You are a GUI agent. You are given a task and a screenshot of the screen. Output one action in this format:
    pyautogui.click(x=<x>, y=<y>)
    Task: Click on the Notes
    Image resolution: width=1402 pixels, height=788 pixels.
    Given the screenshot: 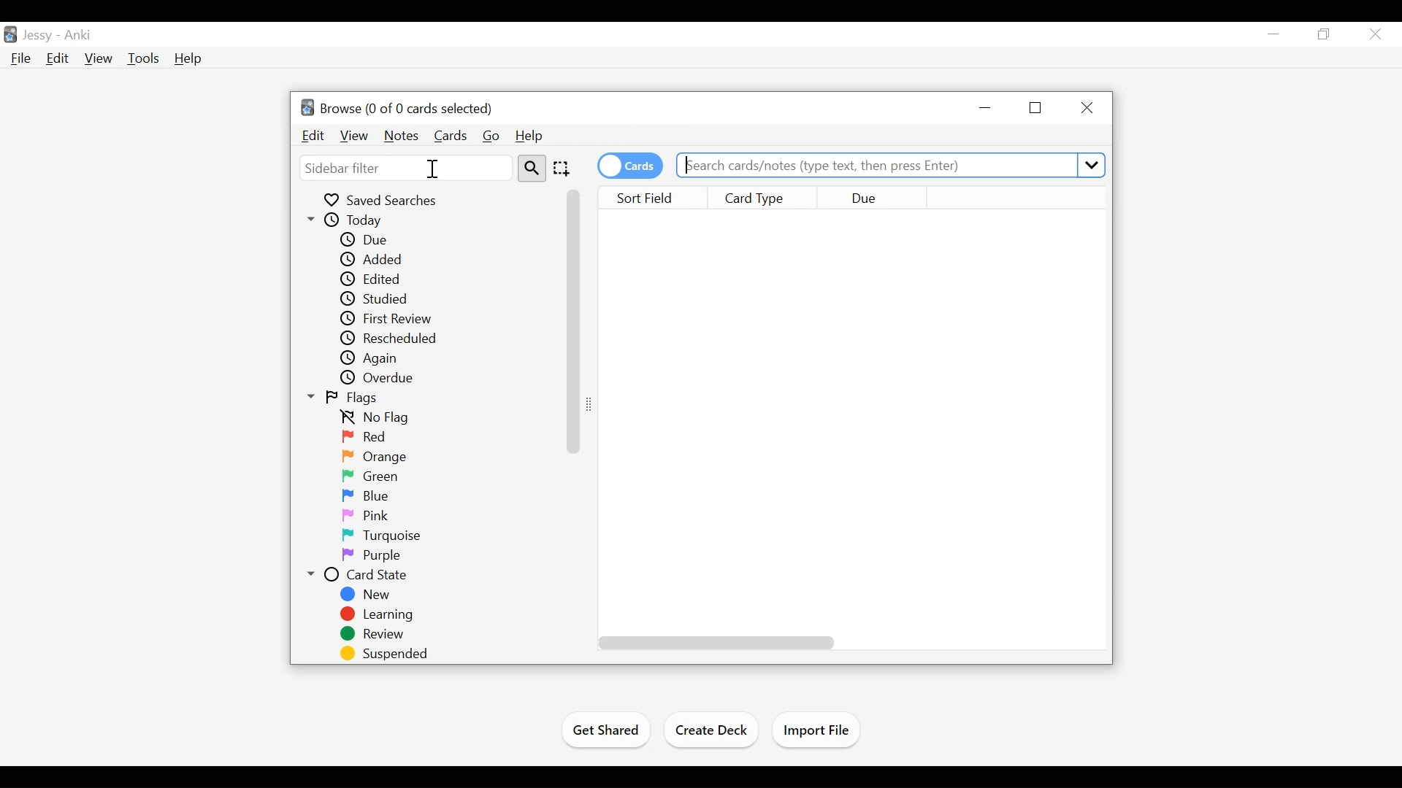 What is the action you would take?
    pyautogui.click(x=400, y=135)
    